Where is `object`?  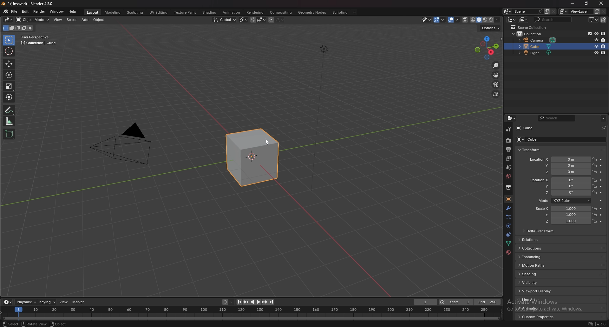 object is located at coordinates (99, 20).